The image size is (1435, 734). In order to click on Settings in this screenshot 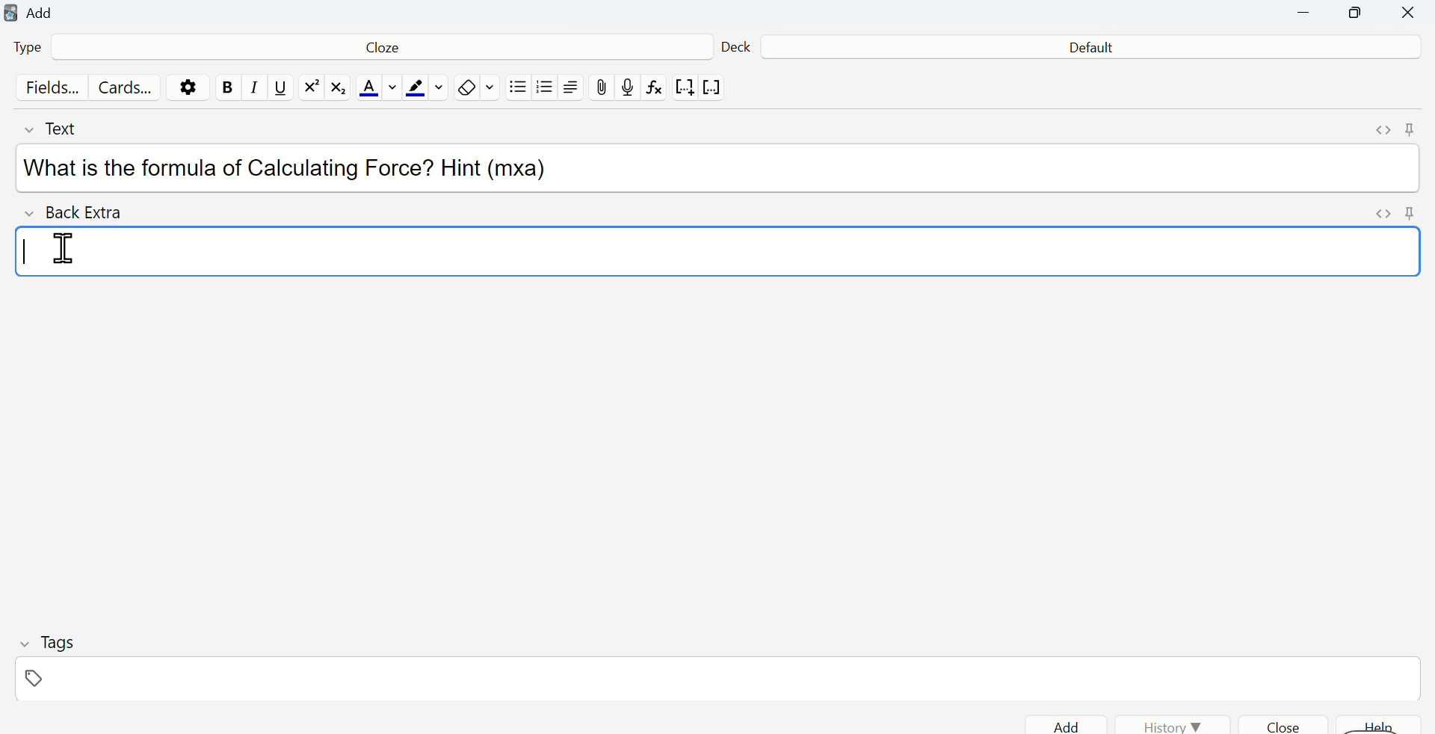, I will do `click(191, 87)`.